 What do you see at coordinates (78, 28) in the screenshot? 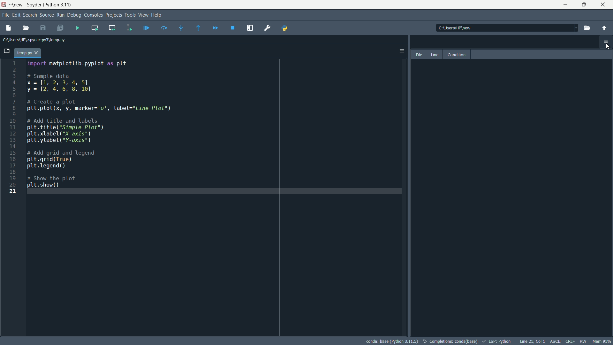
I see `run file` at bounding box center [78, 28].